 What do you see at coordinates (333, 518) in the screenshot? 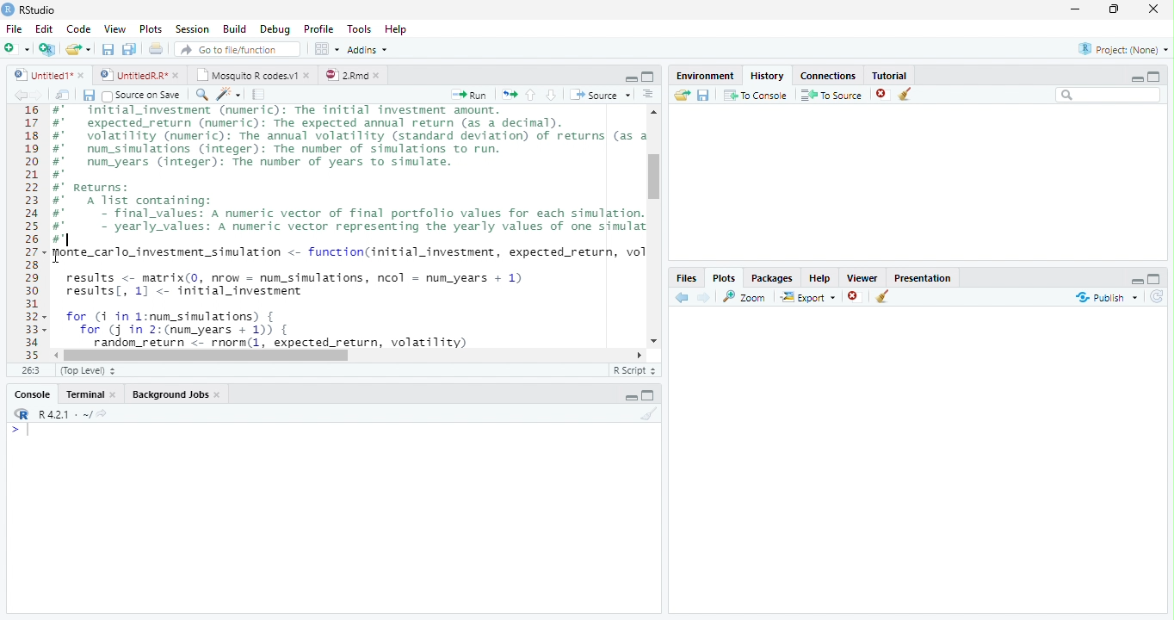
I see `Console` at bounding box center [333, 518].